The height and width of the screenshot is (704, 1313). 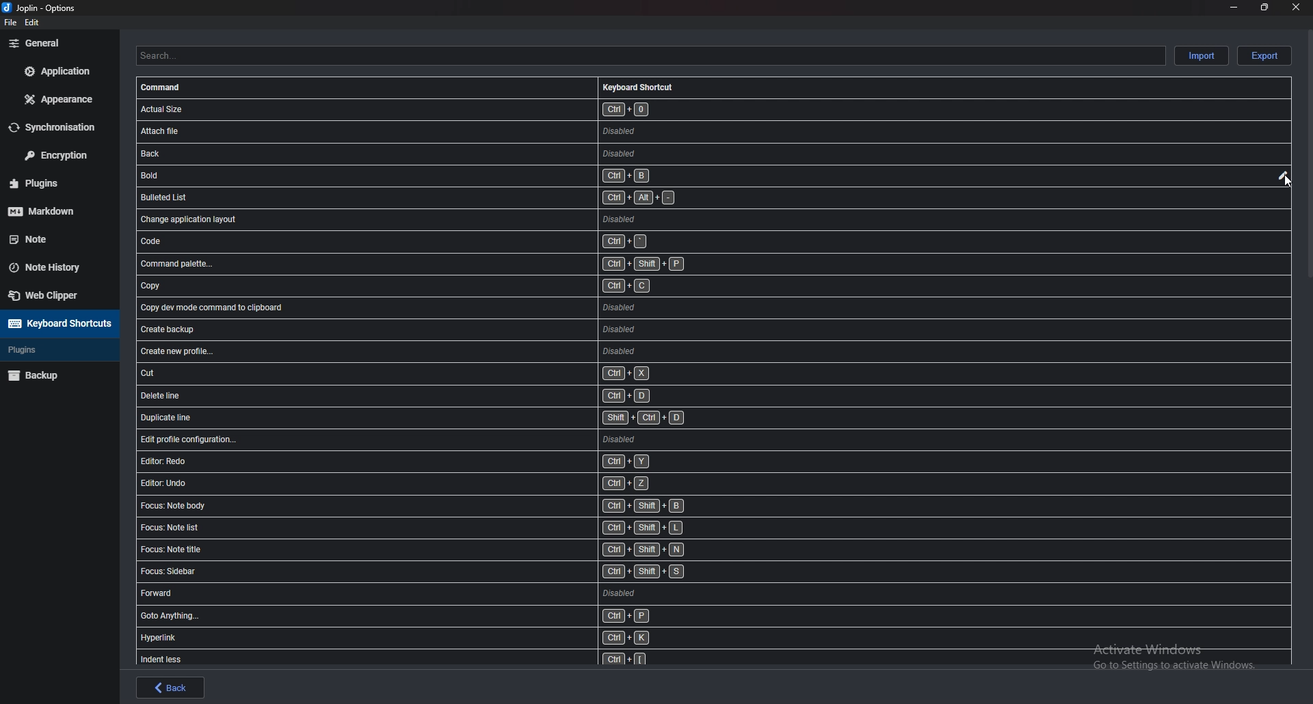 I want to click on Keyboard shortcuts, so click(x=638, y=85).